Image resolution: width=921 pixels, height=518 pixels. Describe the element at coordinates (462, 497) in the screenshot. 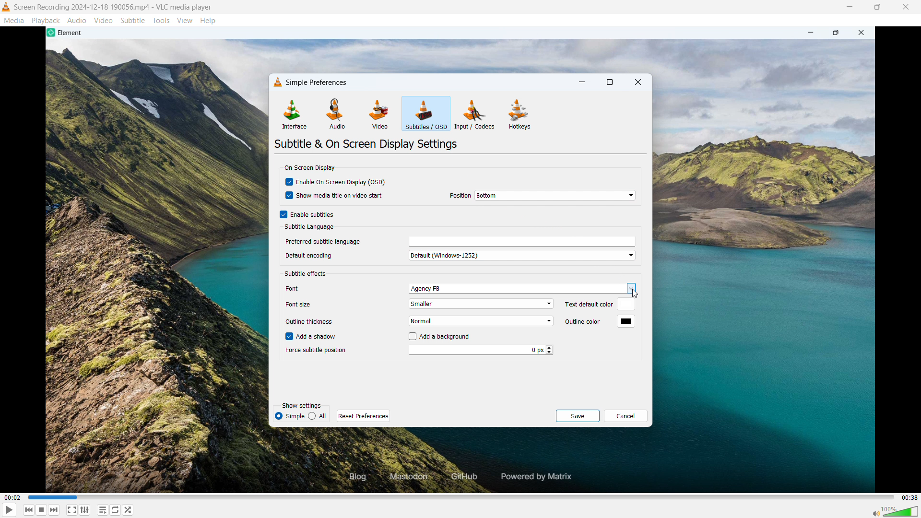

I see `time bar` at that location.